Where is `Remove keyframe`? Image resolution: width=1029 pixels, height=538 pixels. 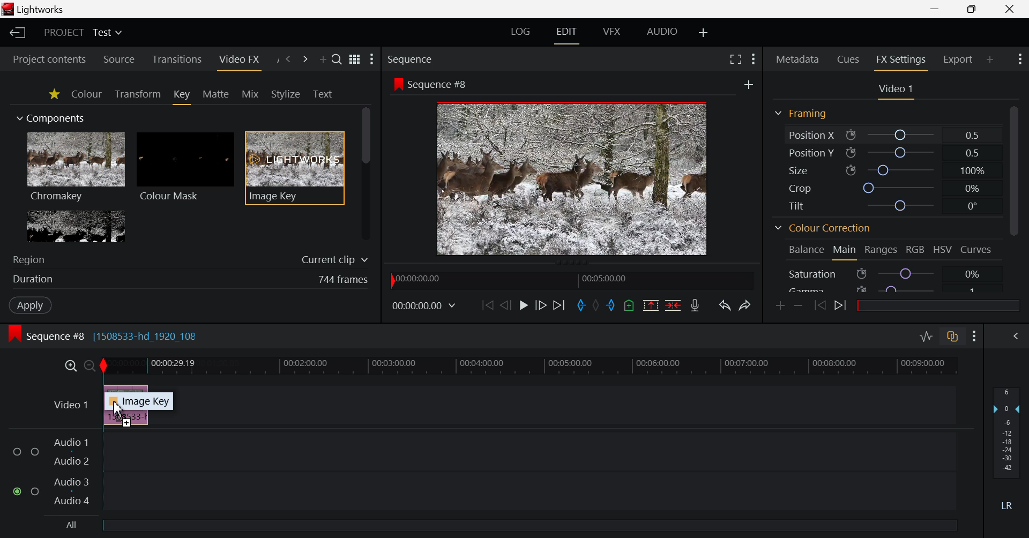
Remove keyframe is located at coordinates (800, 305).